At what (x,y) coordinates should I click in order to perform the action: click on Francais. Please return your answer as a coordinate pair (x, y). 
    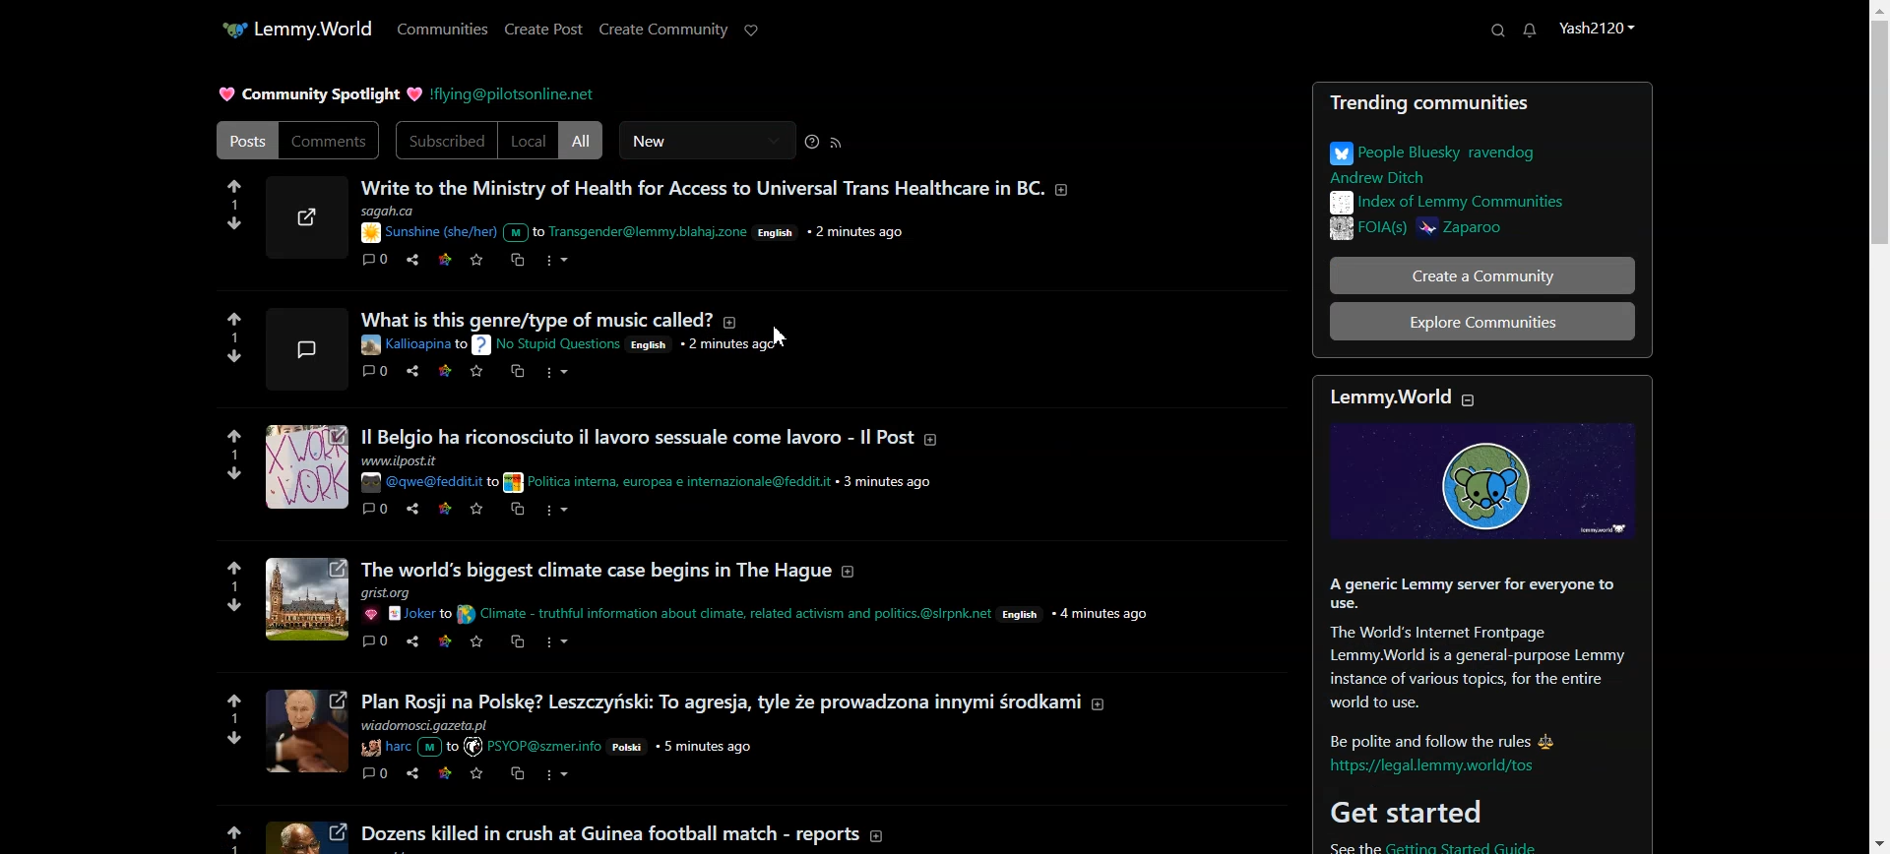
    Looking at the image, I should click on (784, 232).